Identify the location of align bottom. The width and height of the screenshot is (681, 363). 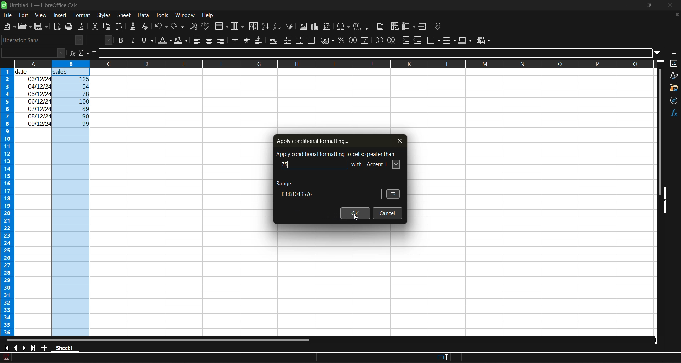
(258, 41).